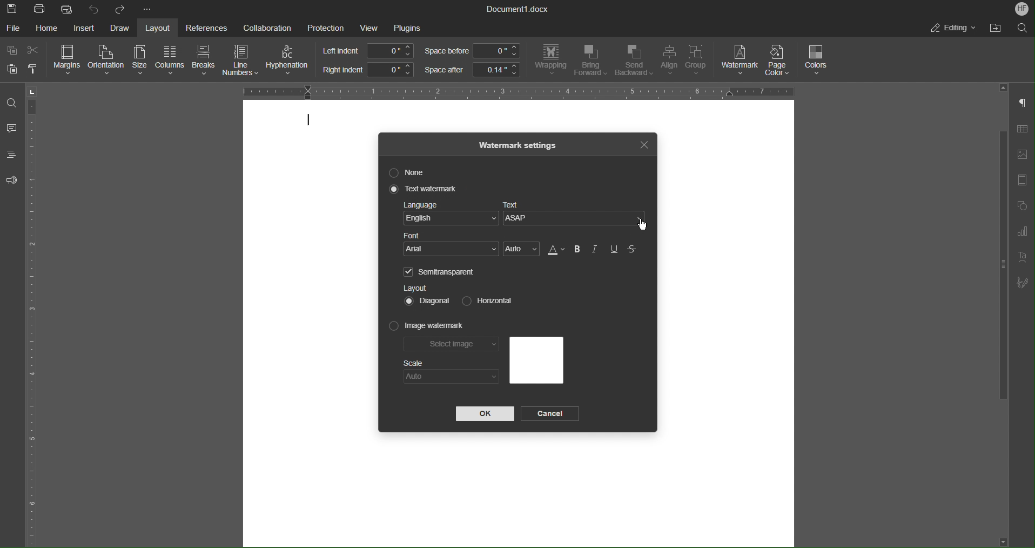 The image size is (1035, 548). Describe the element at coordinates (367, 70) in the screenshot. I see `Right indent` at that location.